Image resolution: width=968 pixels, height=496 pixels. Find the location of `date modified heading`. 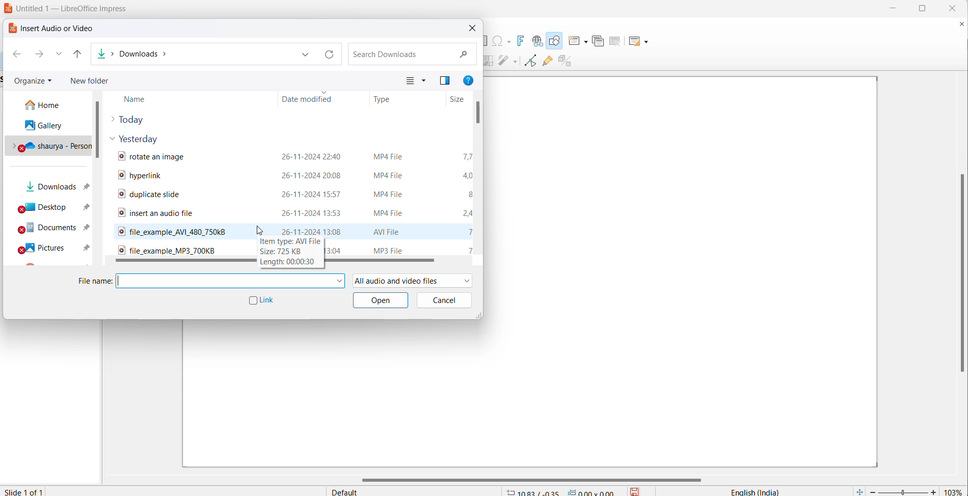

date modified heading is located at coordinates (308, 99).